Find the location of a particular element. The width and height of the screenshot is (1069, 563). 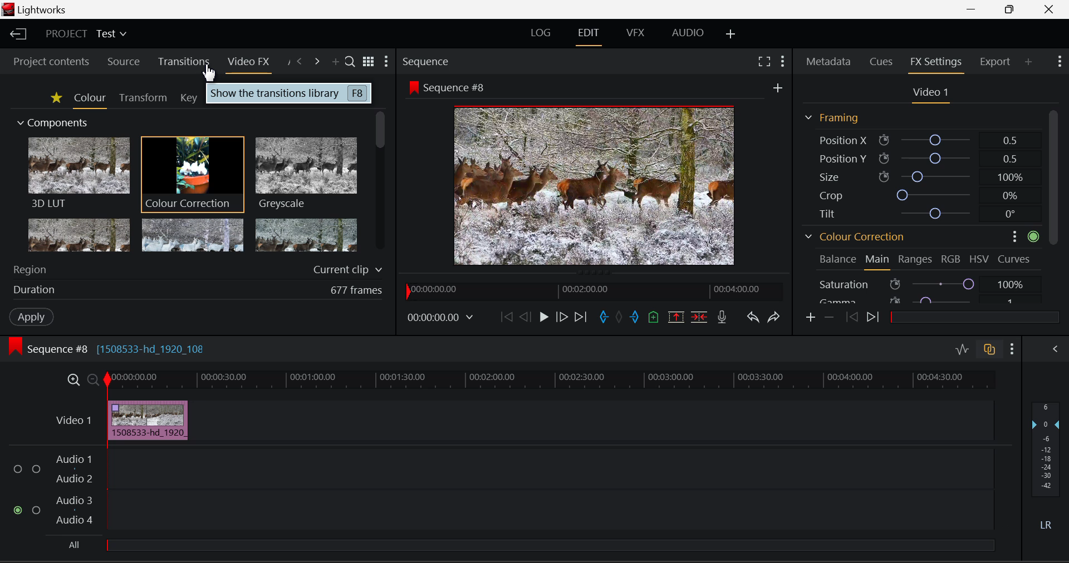

Audio 3 is located at coordinates (74, 501).